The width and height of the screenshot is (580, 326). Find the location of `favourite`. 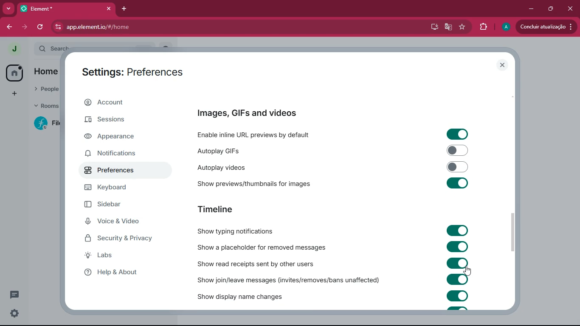

favourite is located at coordinates (463, 28).